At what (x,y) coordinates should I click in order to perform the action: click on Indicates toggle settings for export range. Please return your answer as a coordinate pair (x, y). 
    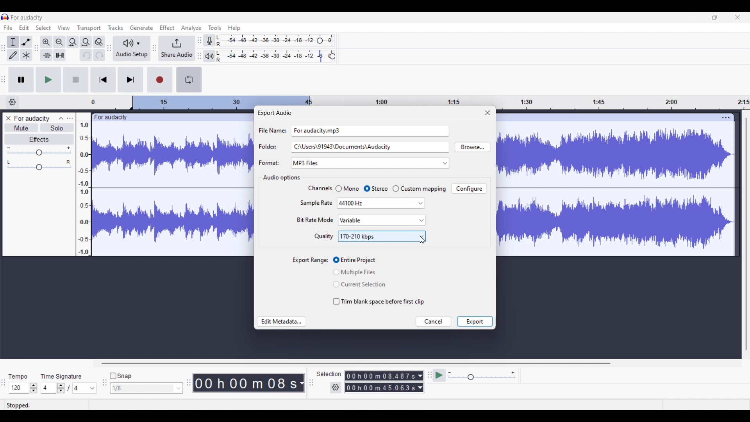
    Looking at the image, I should click on (311, 261).